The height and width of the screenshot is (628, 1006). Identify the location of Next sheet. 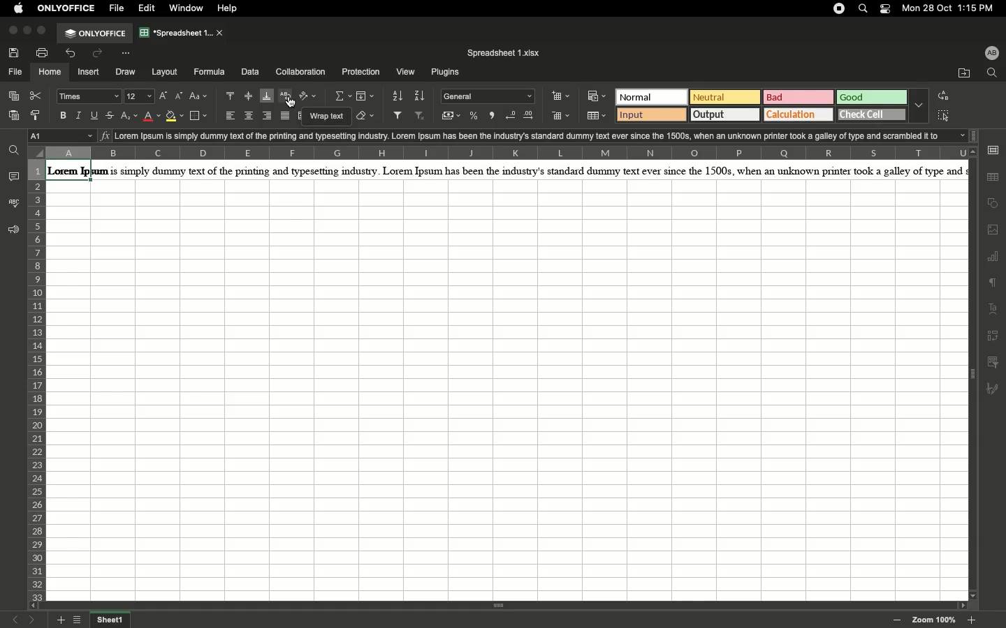
(33, 620).